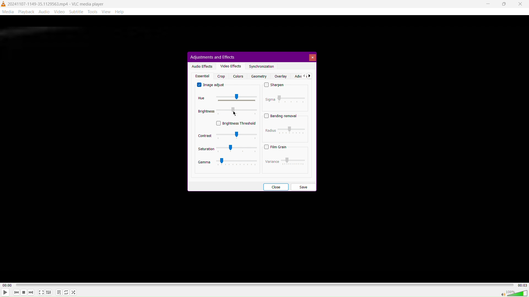  What do you see at coordinates (228, 162) in the screenshot?
I see `Gamma` at bounding box center [228, 162].